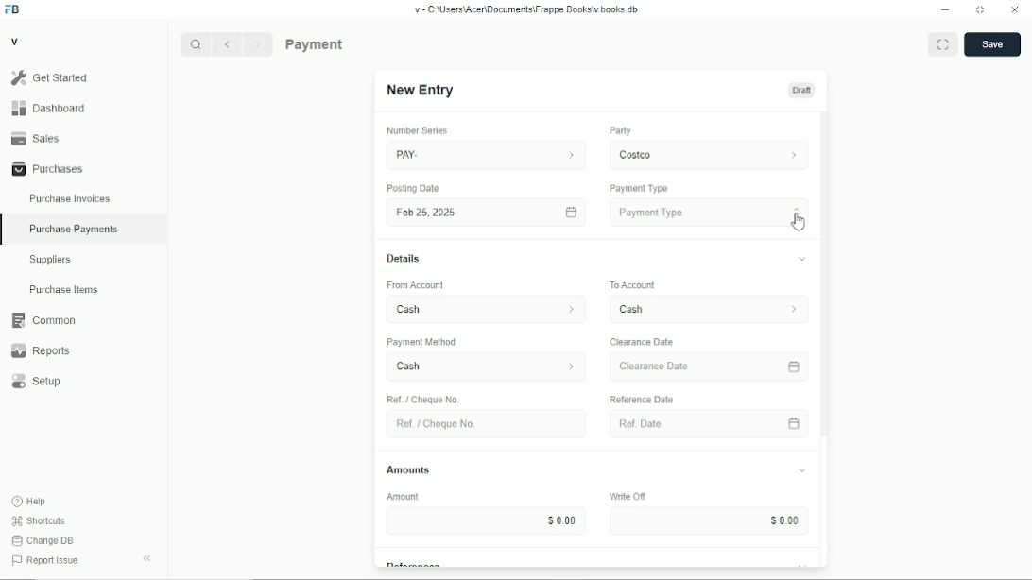 The image size is (1032, 580). I want to click on To Account, so click(630, 283).